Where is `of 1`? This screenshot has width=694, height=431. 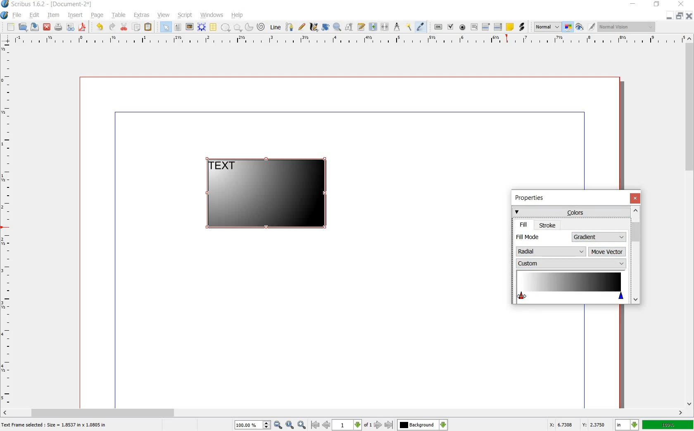 of 1 is located at coordinates (367, 426).